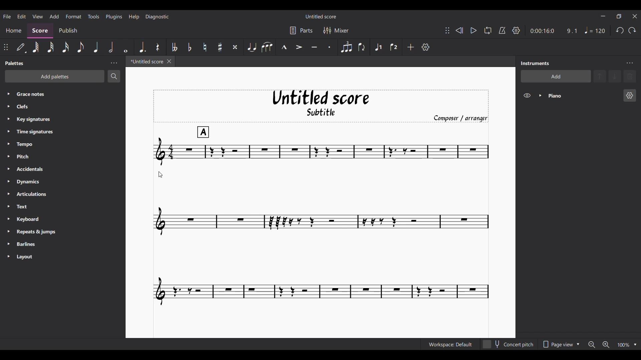 This screenshot has height=360, width=641. I want to click on Hide instrument, so click(527, 95).